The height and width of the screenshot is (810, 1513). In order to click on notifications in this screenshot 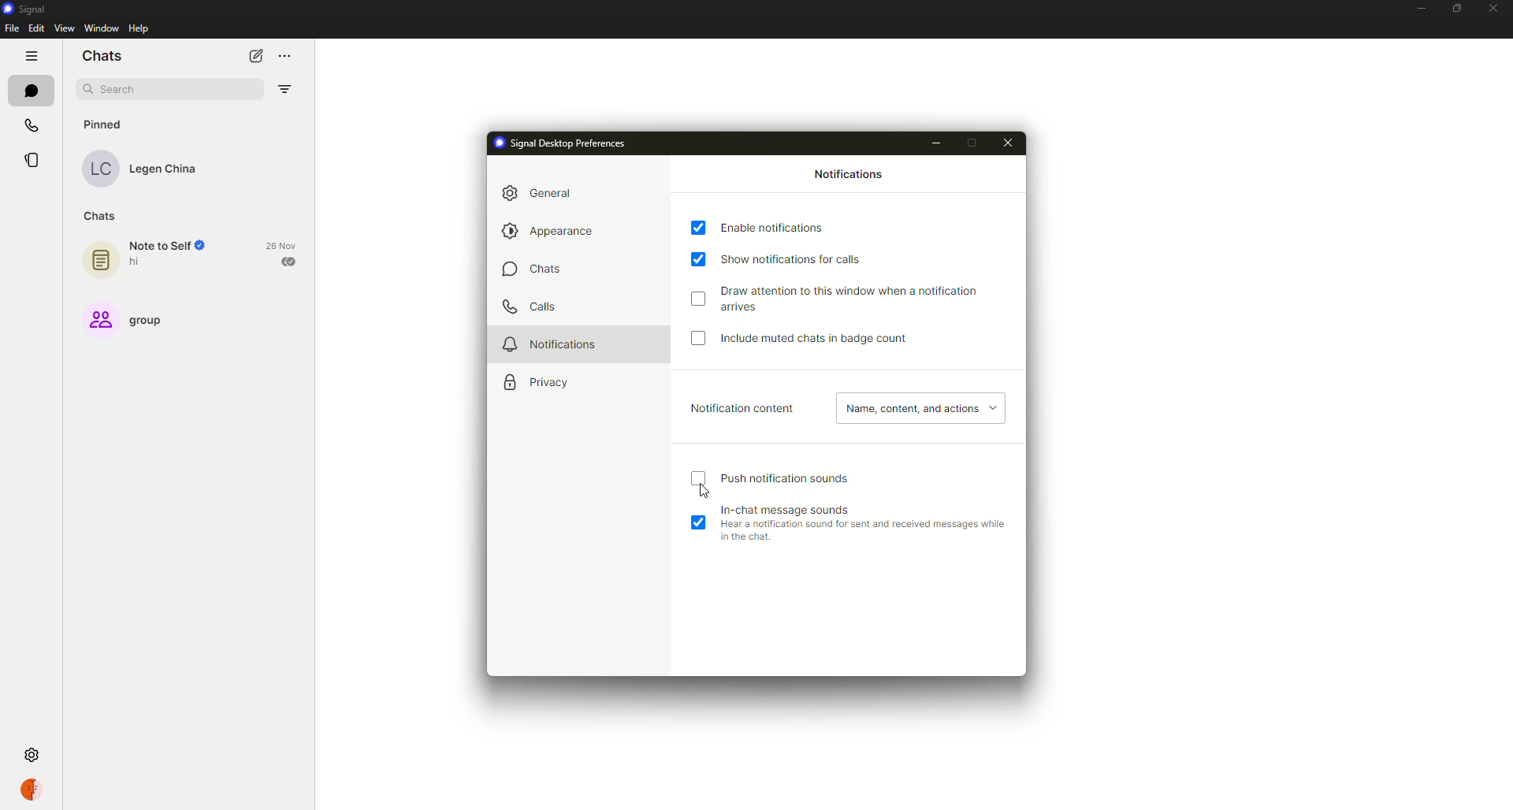, I will do `click(551, 344)`.